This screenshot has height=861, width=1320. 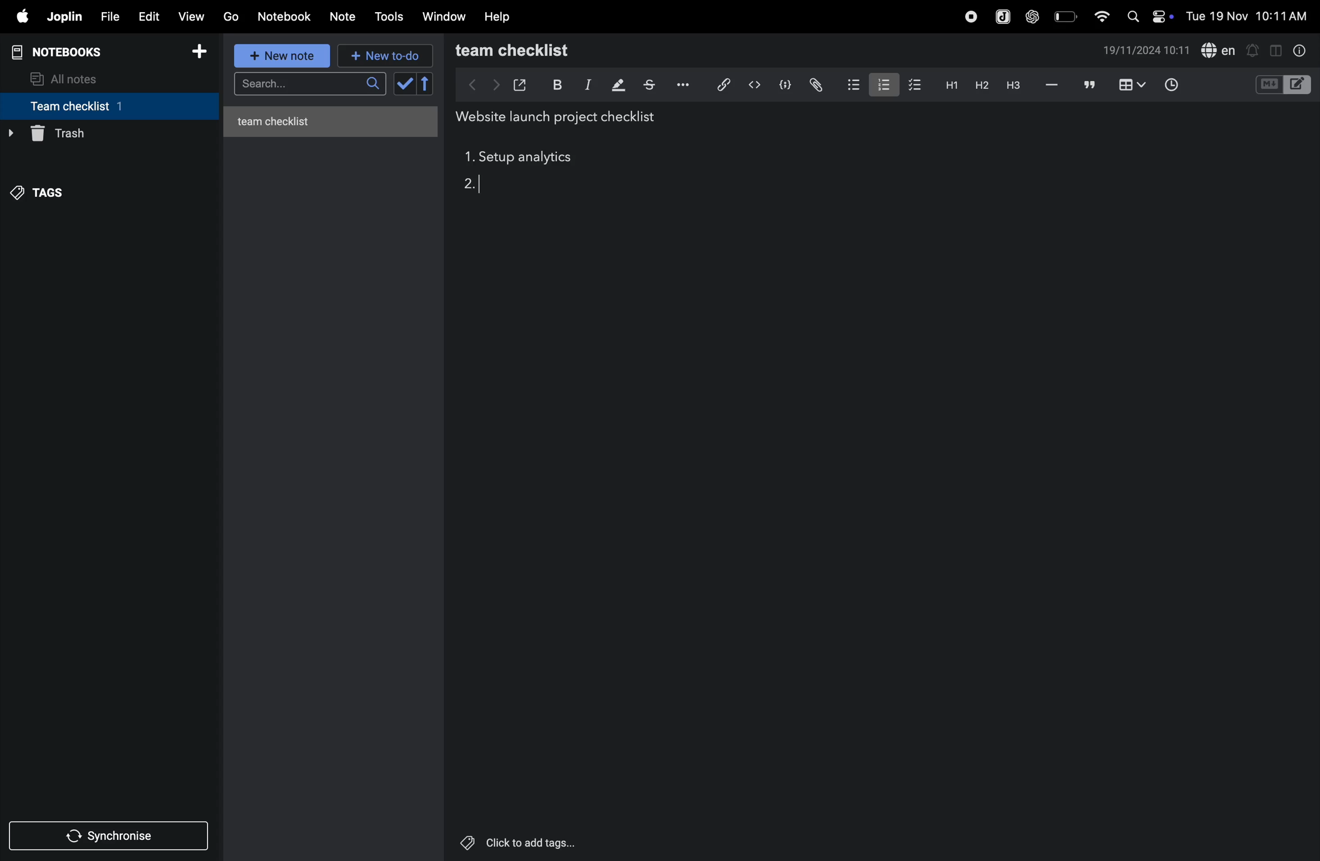 What do you see at coordinates (815, 84) in the screenshot?
I see `attach file` at bounding box center [815, 84].